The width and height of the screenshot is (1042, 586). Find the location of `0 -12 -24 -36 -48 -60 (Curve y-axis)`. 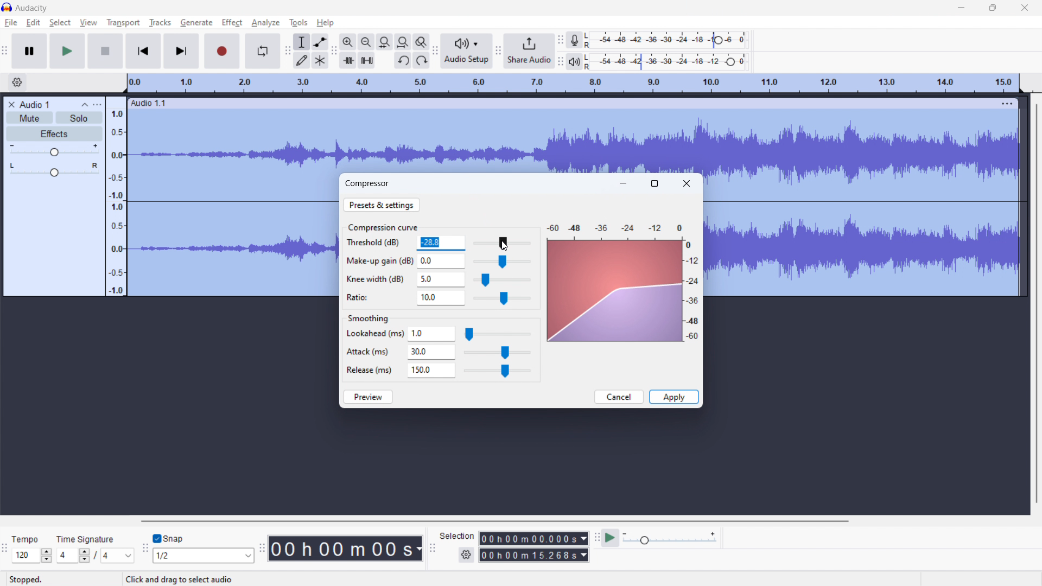

0 -12 -24 -36 -48 -60 (Curve y-axis) is located at coordinates (694, 292).